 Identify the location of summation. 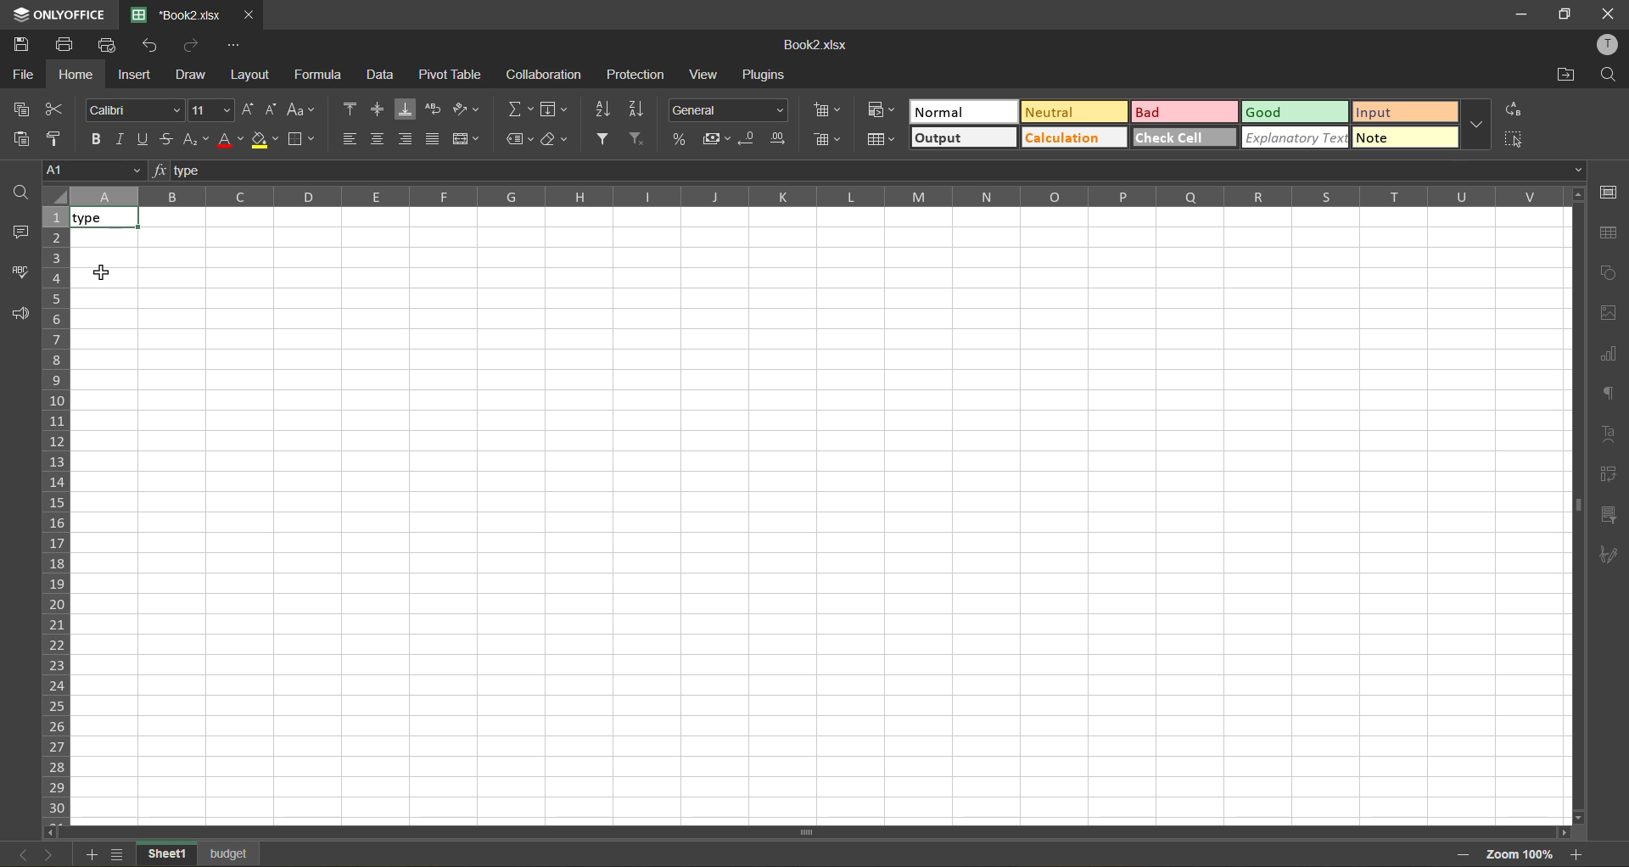
(520, 111).